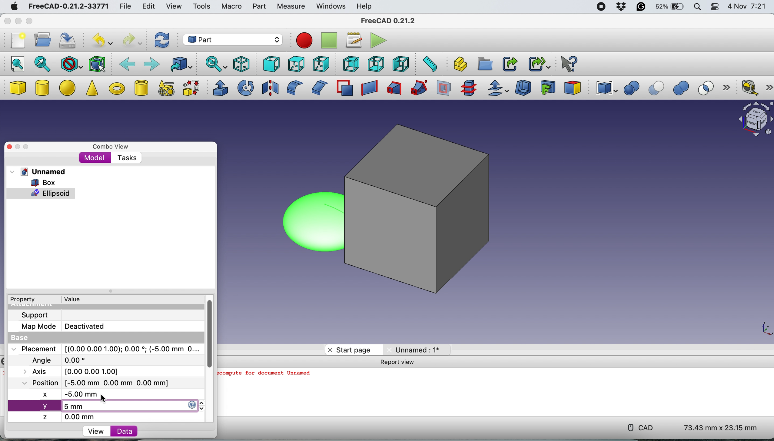 This screenshot has width=774, height=441. What do you see at coordinates (402, 64) in the screenshot?
I see `left` at bounding box center [402, 64].